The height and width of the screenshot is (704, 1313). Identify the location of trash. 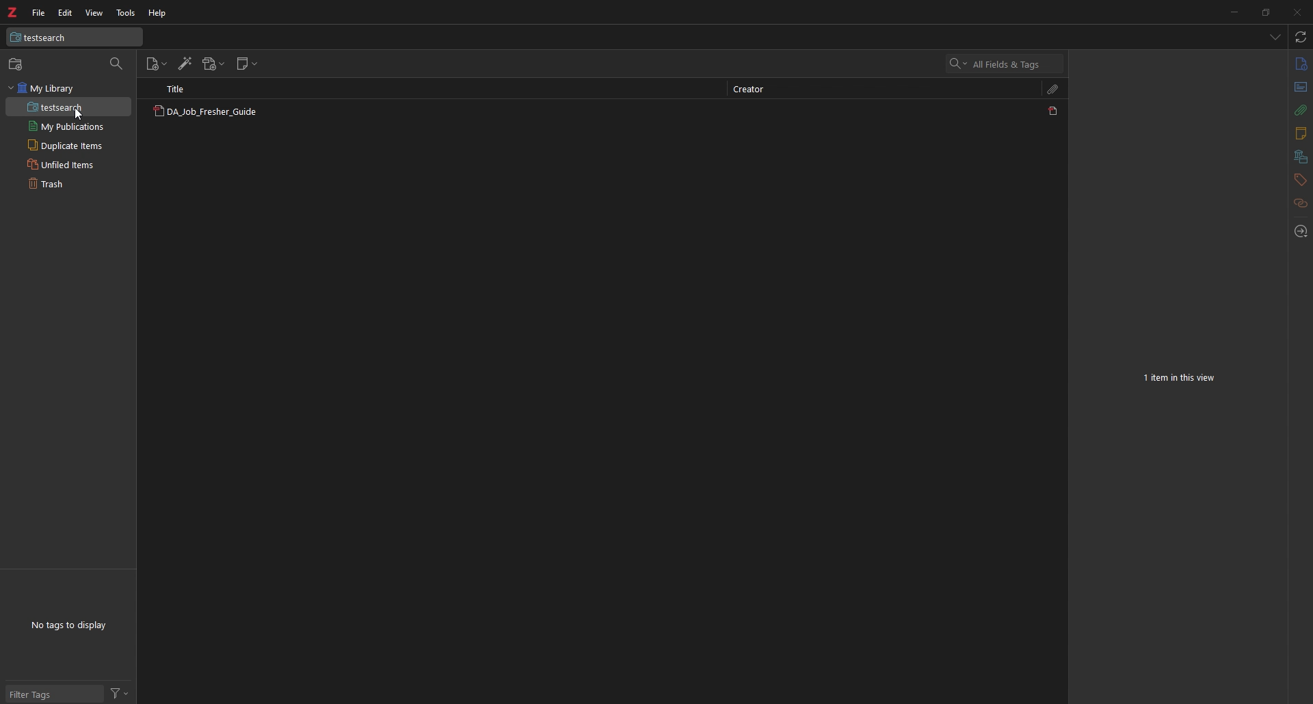
(68, 182).